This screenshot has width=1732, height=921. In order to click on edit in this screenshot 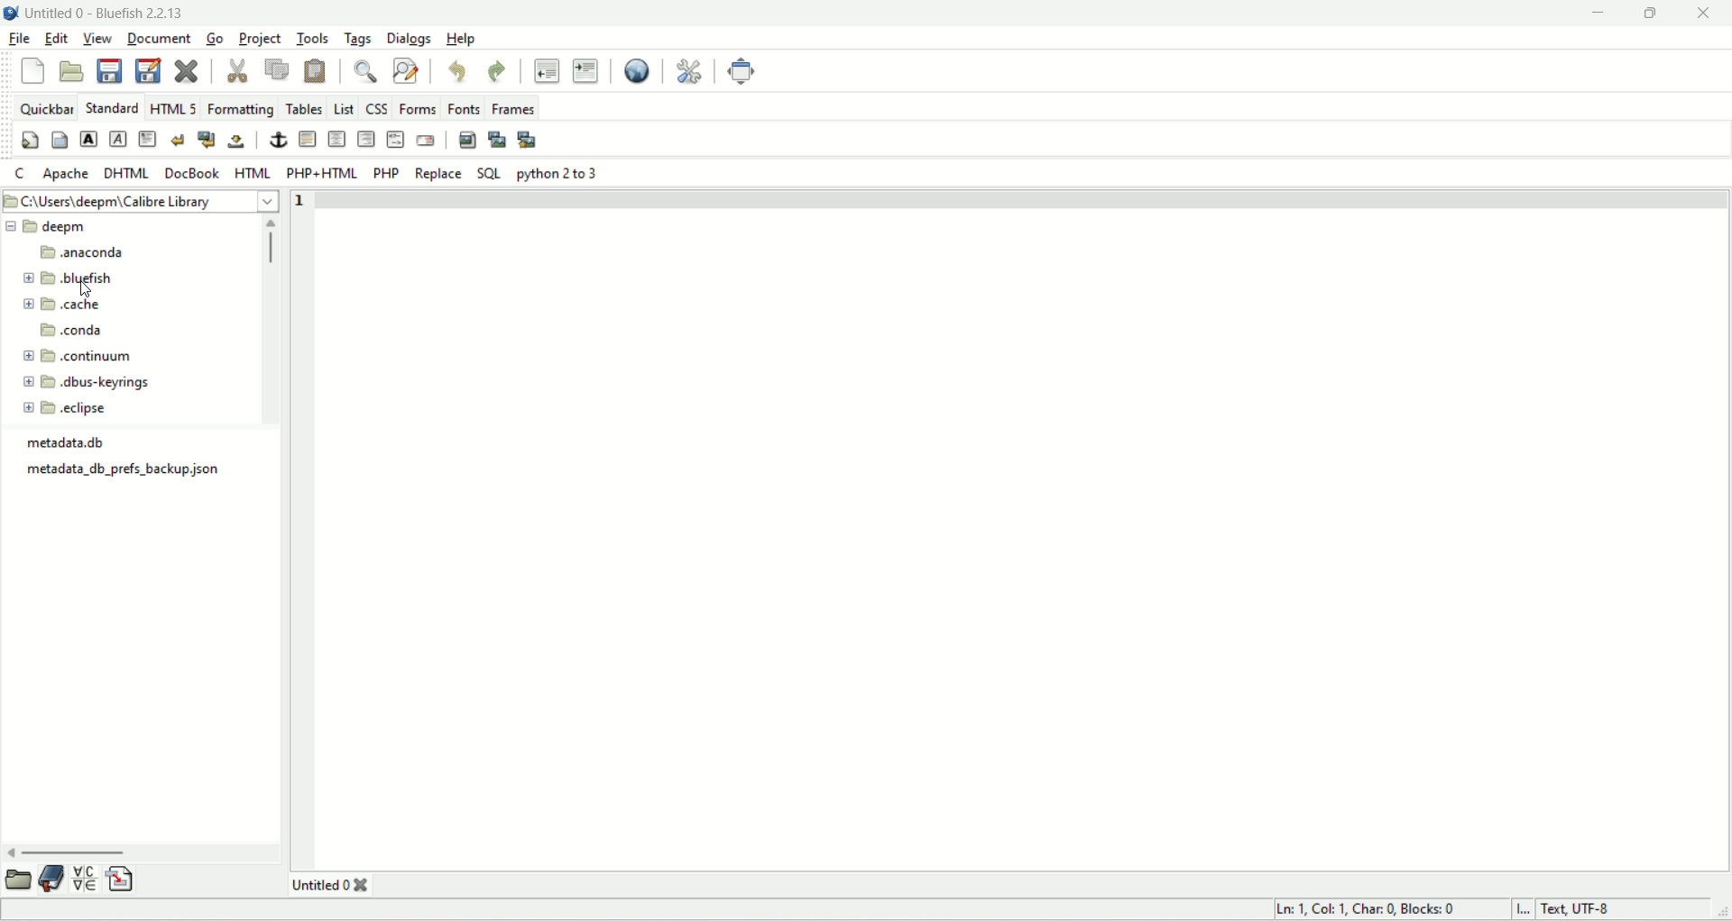, I will do `click(55, 40)`.